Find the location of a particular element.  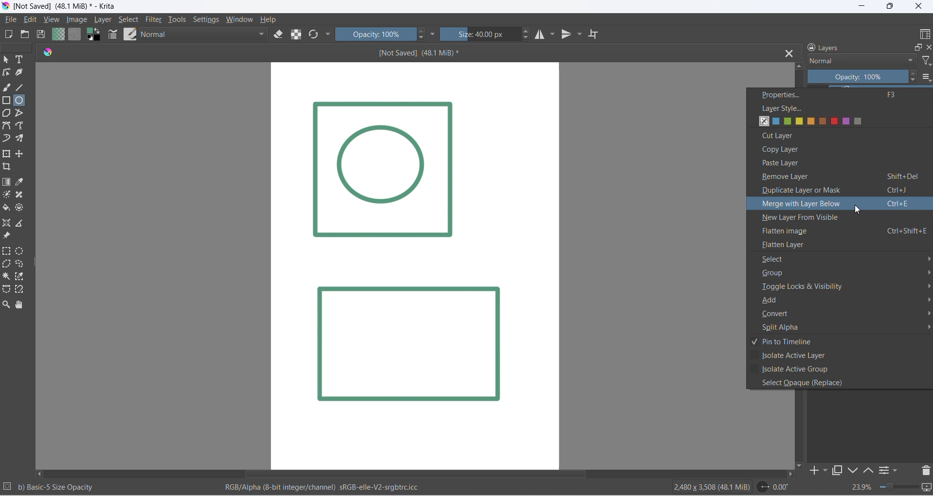

select is located at coordinates (7, 60).